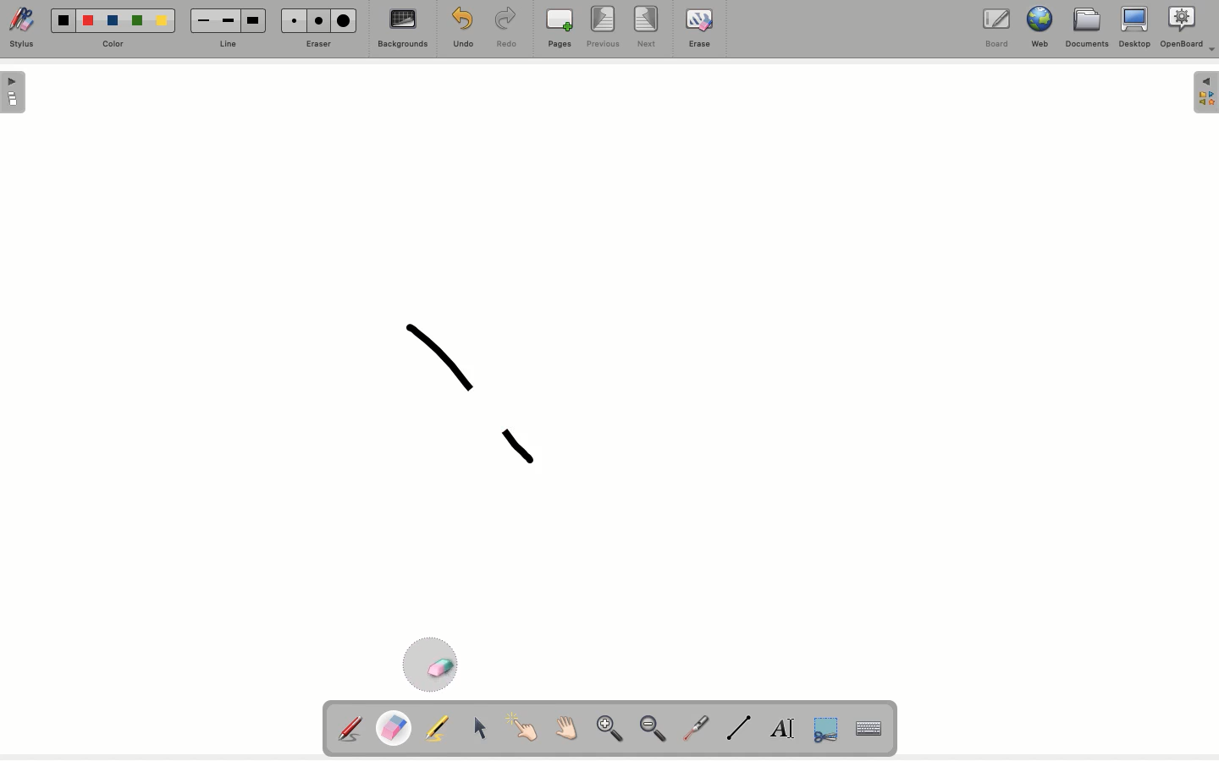 This screenshot has height=761, width=1219. Describe the element at coordinates (255, 19) in the screenshot. I see `Large` at that location.